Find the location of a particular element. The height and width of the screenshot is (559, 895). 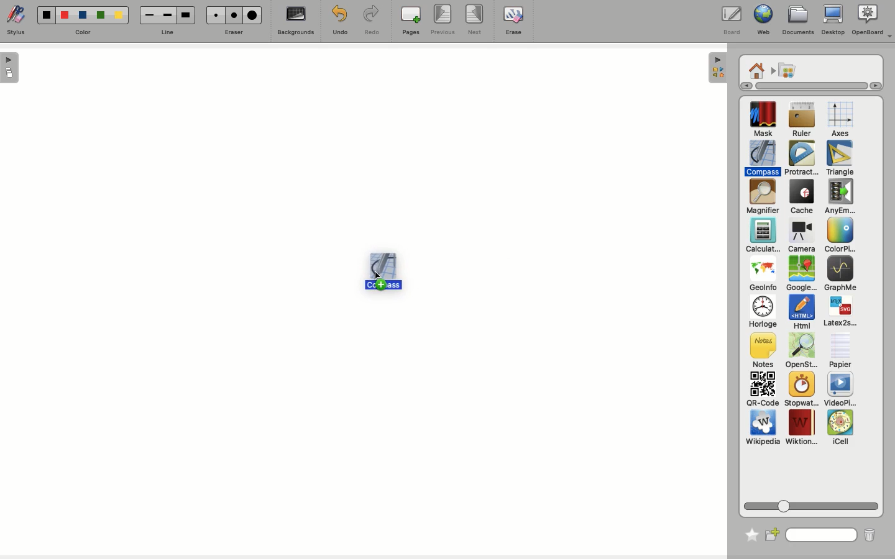

line1 is located at coordinates (149, 14).